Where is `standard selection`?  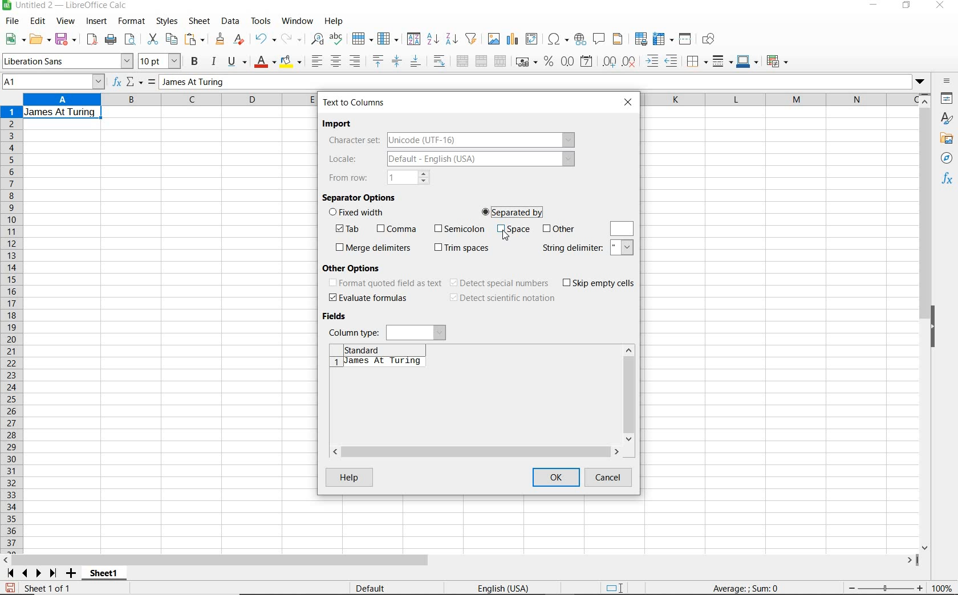
standard selection is located at coordinates (616, 586).